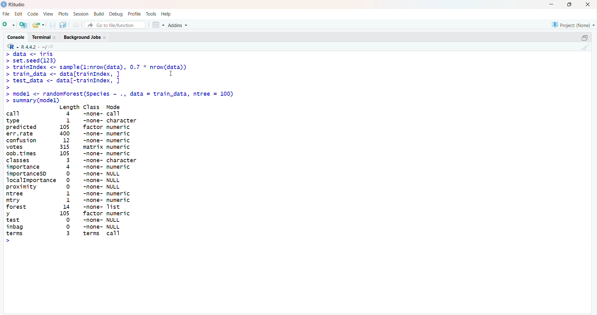 The height and width of the screenshot is (315, 597). Describe the element at coordinates (54, 46) in the screenshot. I see `View the current working directory` at that location.